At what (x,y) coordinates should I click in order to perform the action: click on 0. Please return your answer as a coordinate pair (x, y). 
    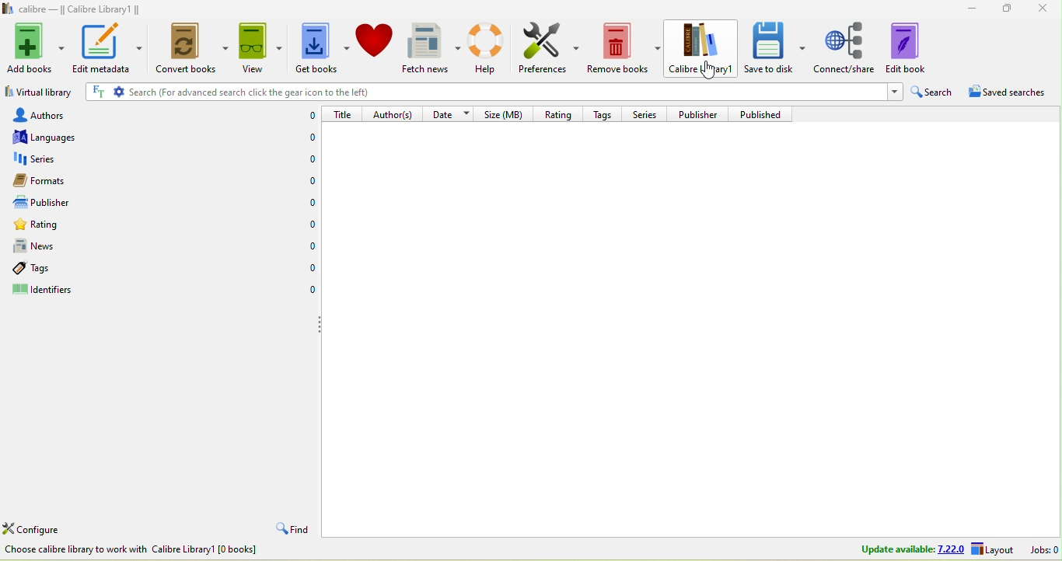
    Looking at the image, I should click on (308, 269).